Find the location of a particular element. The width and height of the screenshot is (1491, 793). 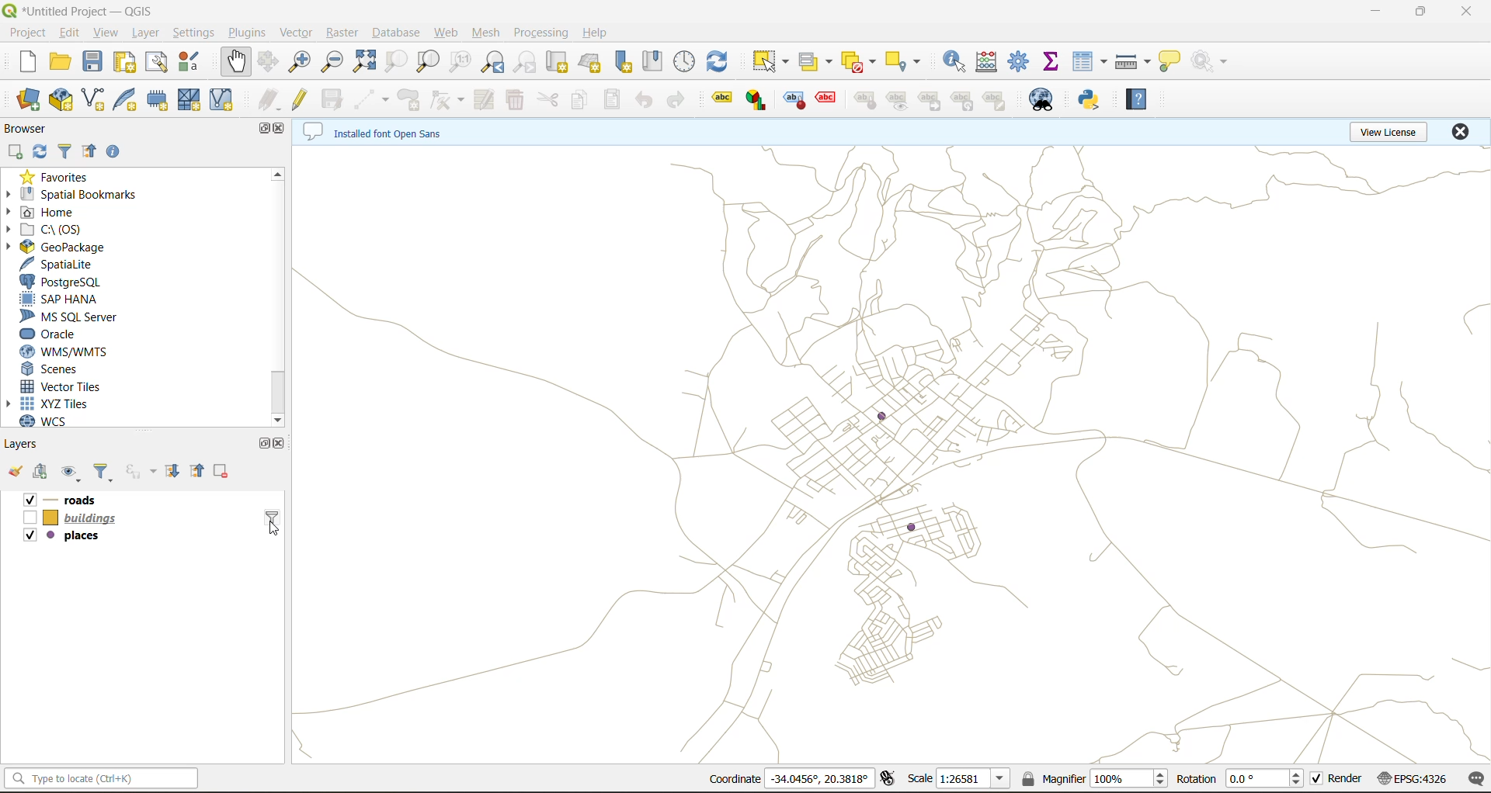

Label Placement is located at coordinates (791, 99).